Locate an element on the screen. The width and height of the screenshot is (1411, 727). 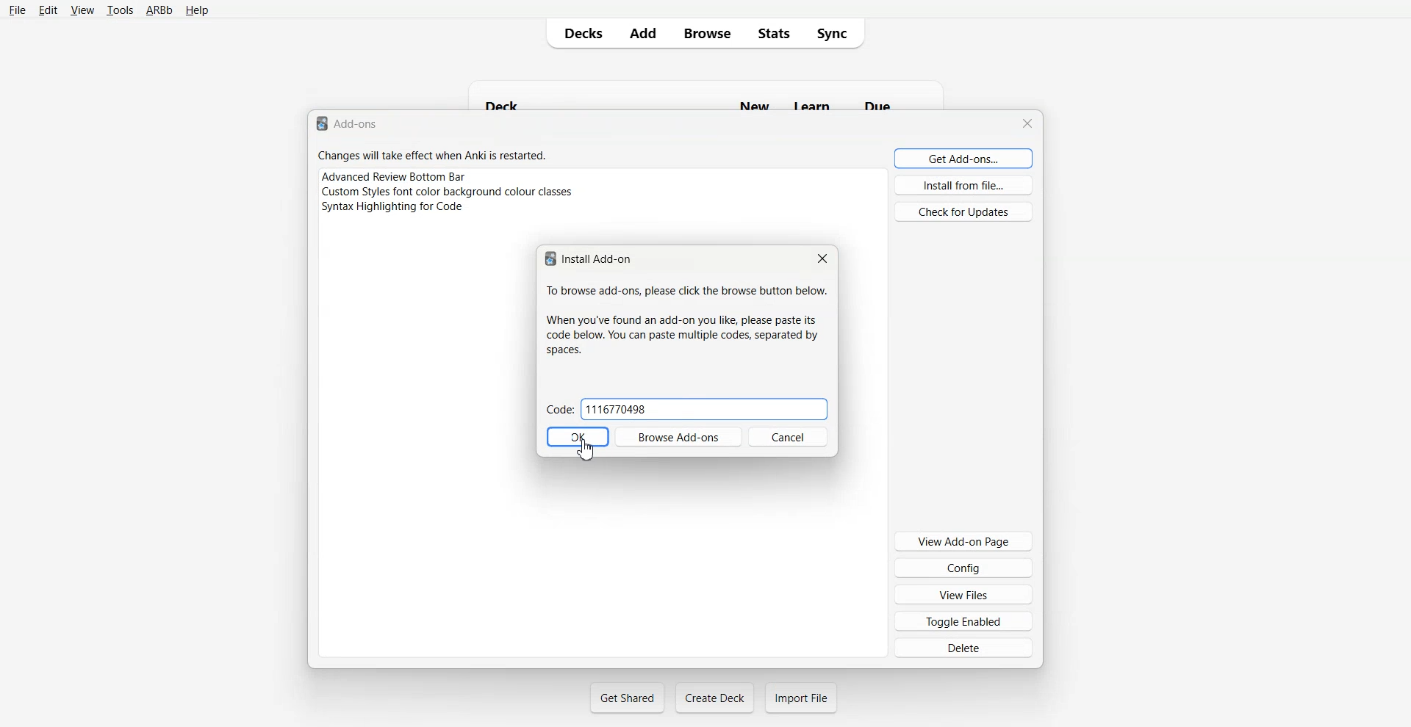
Close is located at coordinates (1026, 123).